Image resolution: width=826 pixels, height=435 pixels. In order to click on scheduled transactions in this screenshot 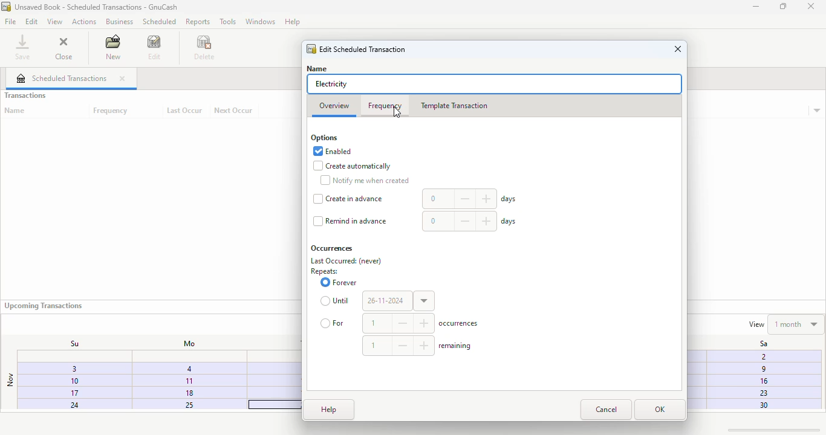, I will do `click(62, 78)`.